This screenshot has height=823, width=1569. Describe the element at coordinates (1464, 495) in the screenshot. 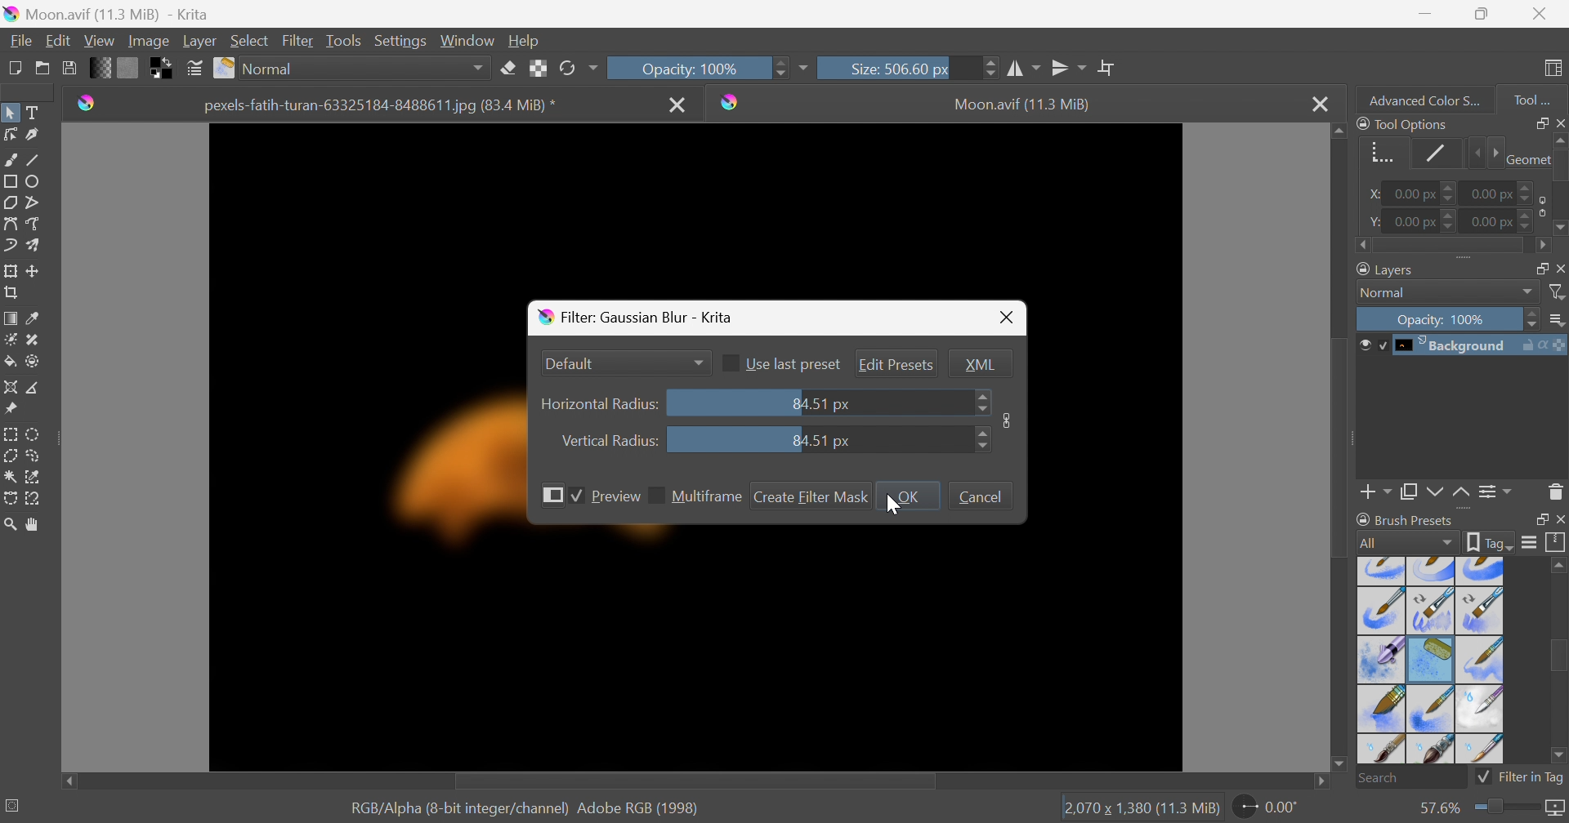

I see `Move layer or mask up` at that location.